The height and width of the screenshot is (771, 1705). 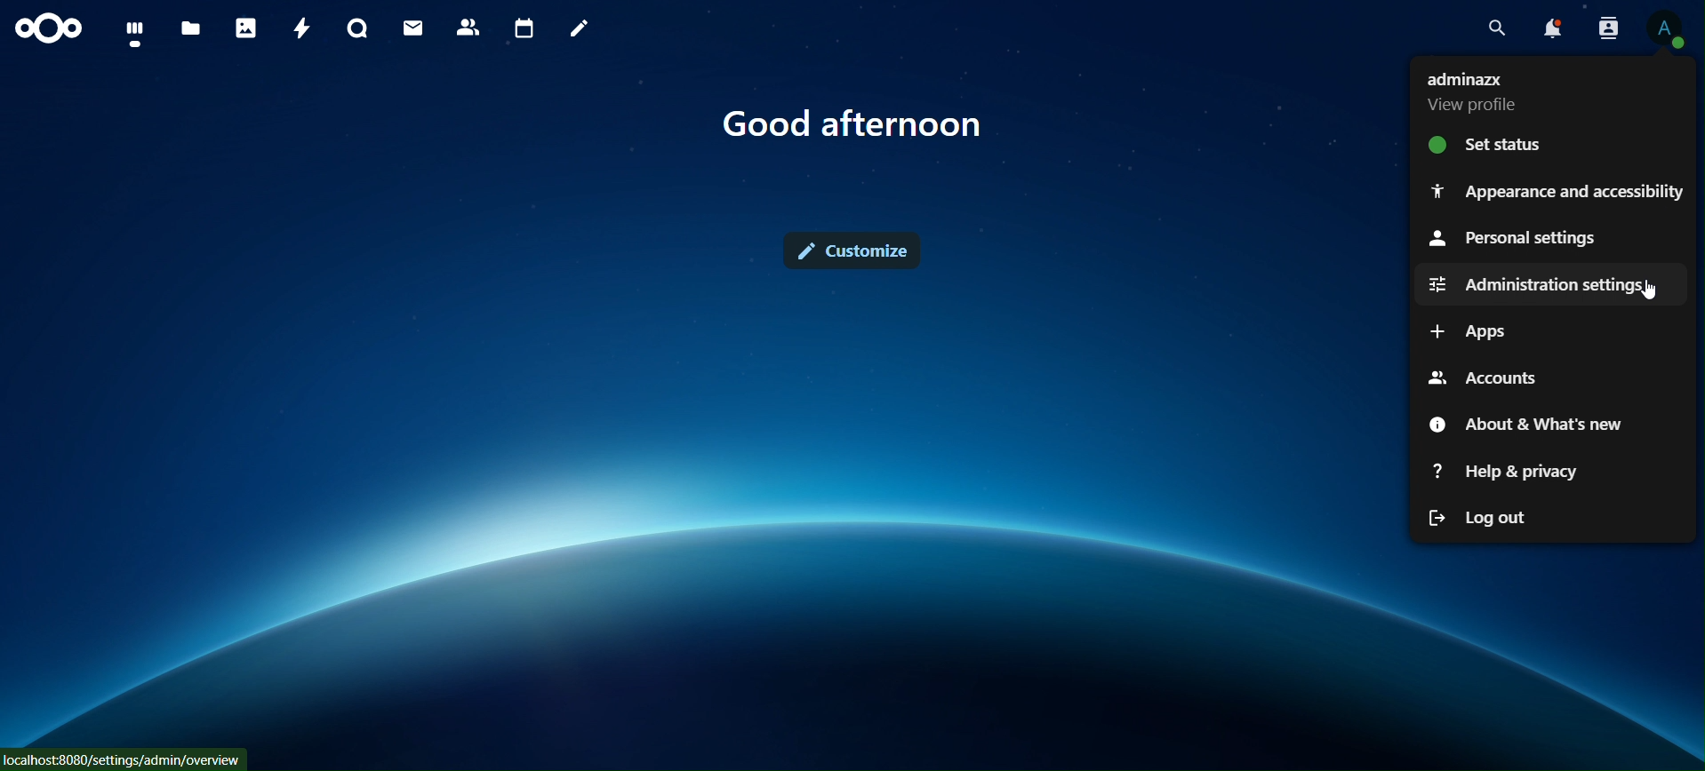 What do you see at coordinates (1648, 290) in the screenshot?
I see `cursor` at bounding box center [1648, 290].